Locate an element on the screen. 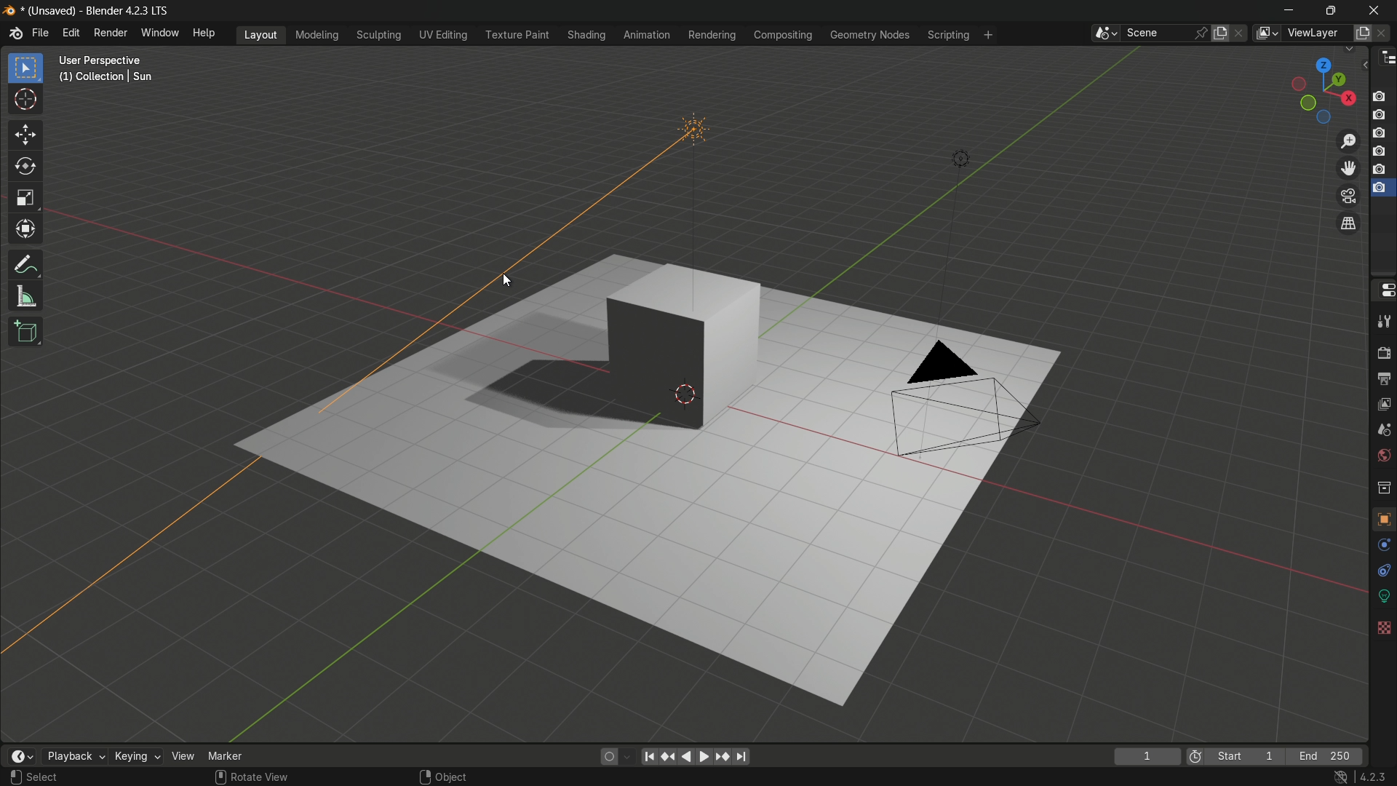 The image size is (1397, 786). window is located at coordinates (161, 34).